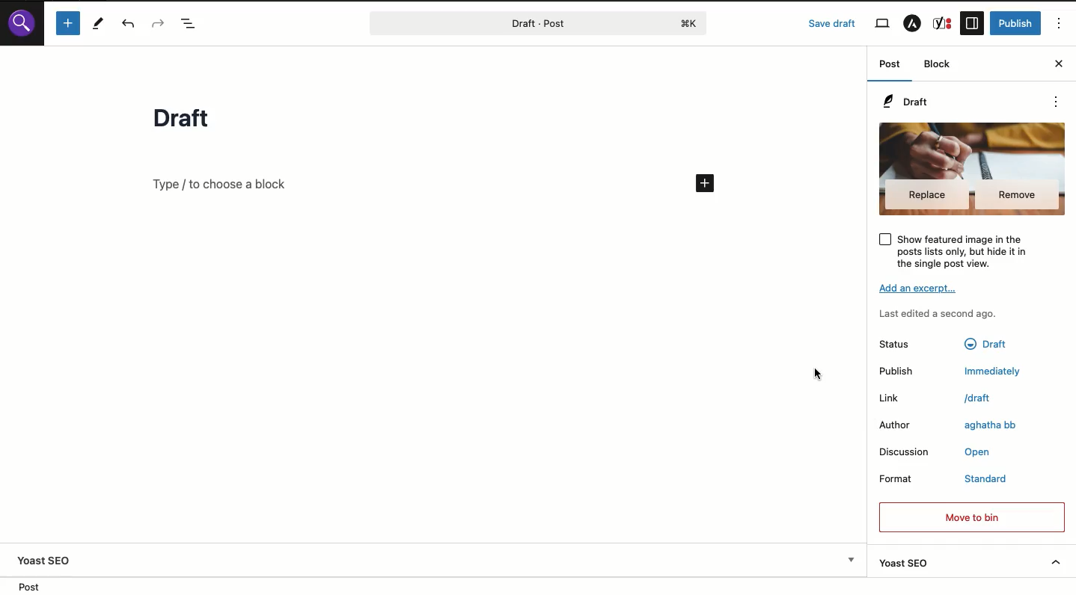 This screenshot has height=595, width=1076. Describe the element at coordinates (45, 560) in the screenshot. I see `Yoast SEO` at that location.